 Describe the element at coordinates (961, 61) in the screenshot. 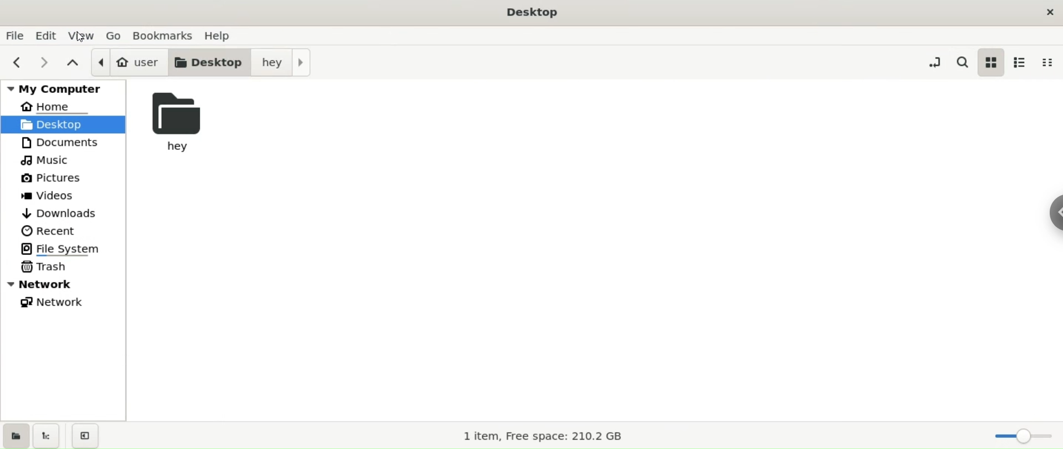

I see `search` at that location.